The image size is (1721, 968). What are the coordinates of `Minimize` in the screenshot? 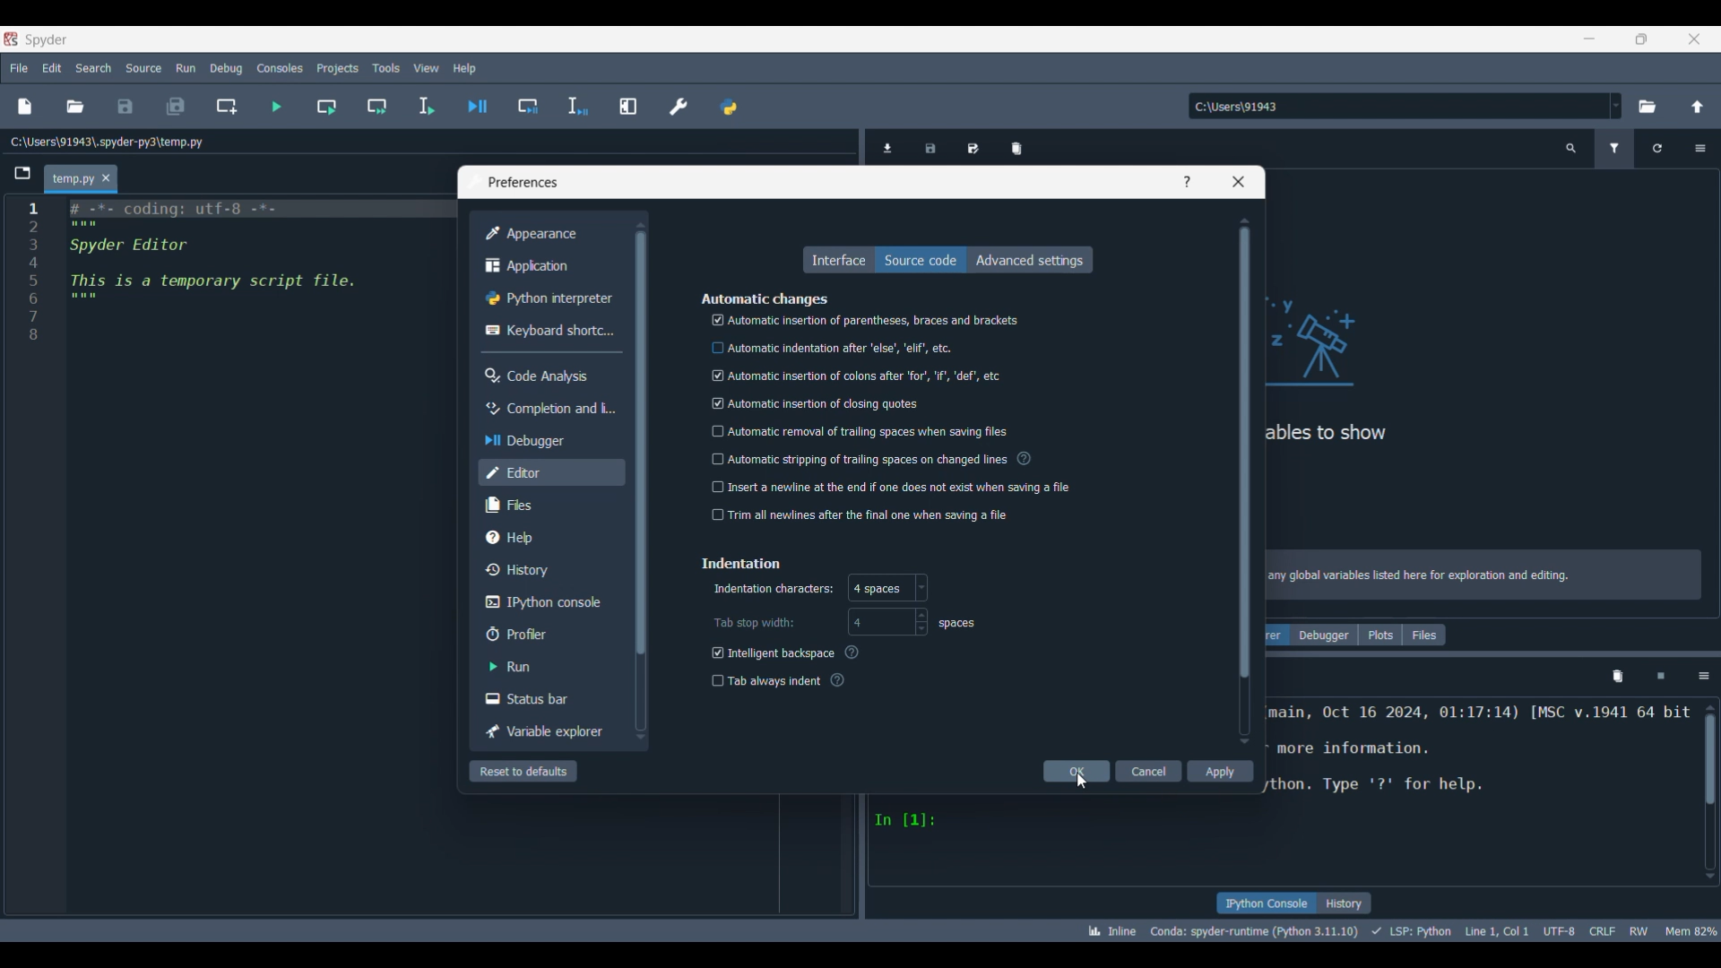 It's located at (1589, 39).